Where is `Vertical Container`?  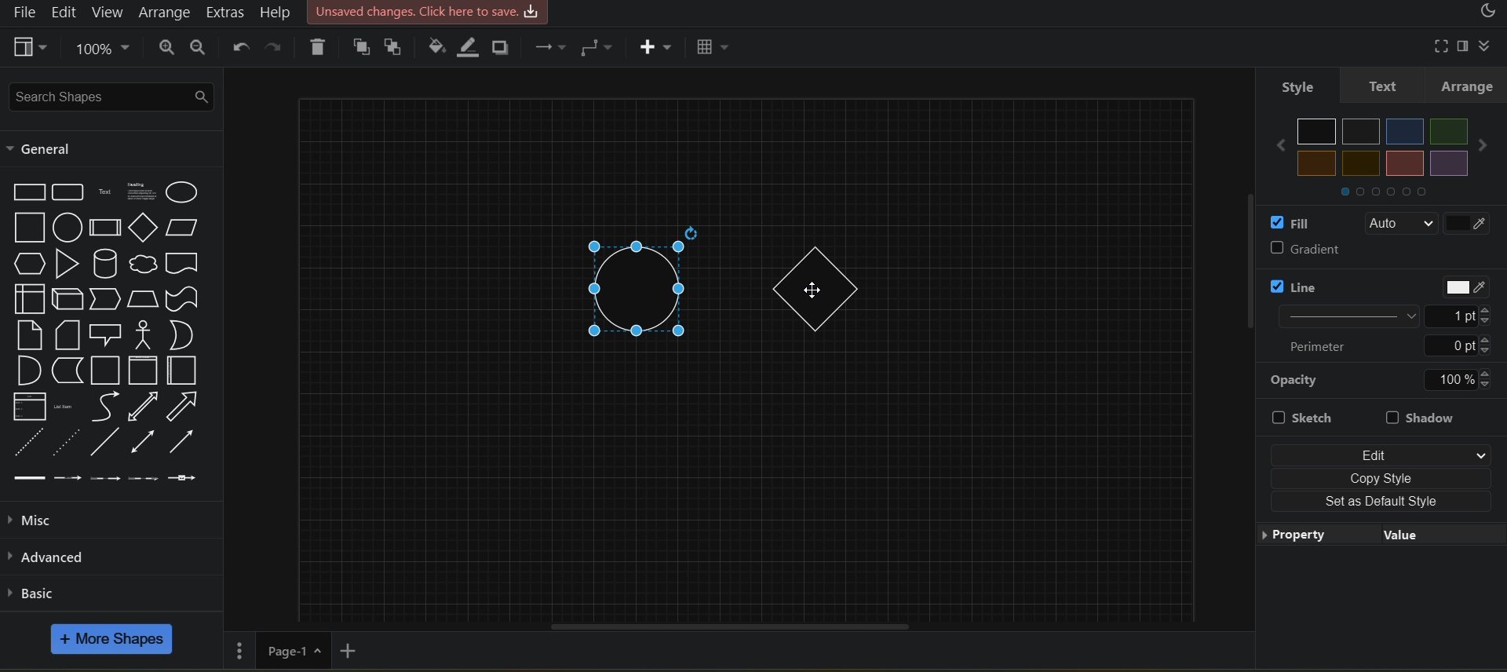 Vertical Container is located at coordinates (144, 369).